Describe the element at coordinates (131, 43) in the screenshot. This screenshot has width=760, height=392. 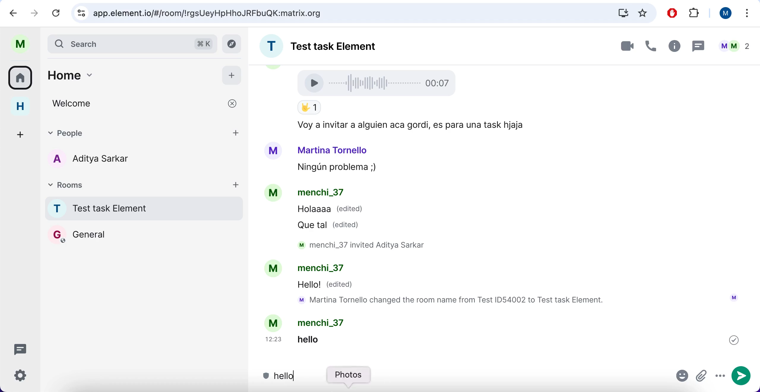
I see `search bar` at that location.